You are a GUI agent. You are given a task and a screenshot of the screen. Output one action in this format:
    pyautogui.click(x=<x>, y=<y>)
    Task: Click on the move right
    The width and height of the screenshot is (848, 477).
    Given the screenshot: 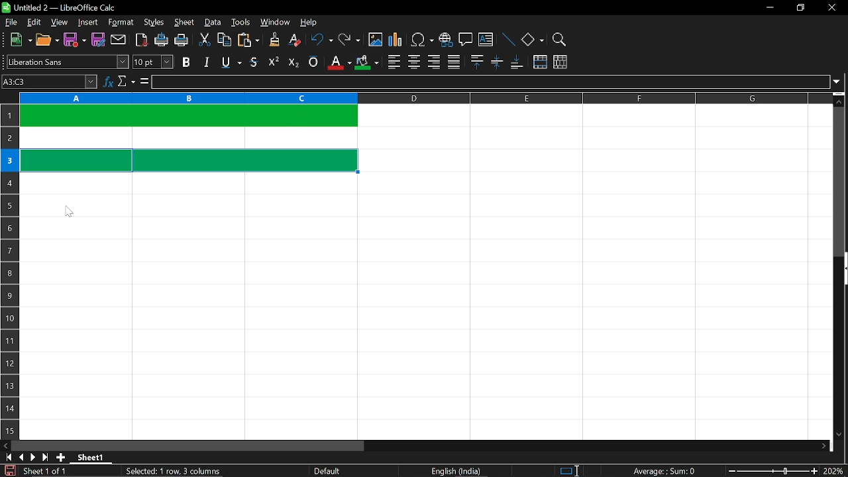 What is the action you would take?
    pyautogui.click(x=825, y=445)
    